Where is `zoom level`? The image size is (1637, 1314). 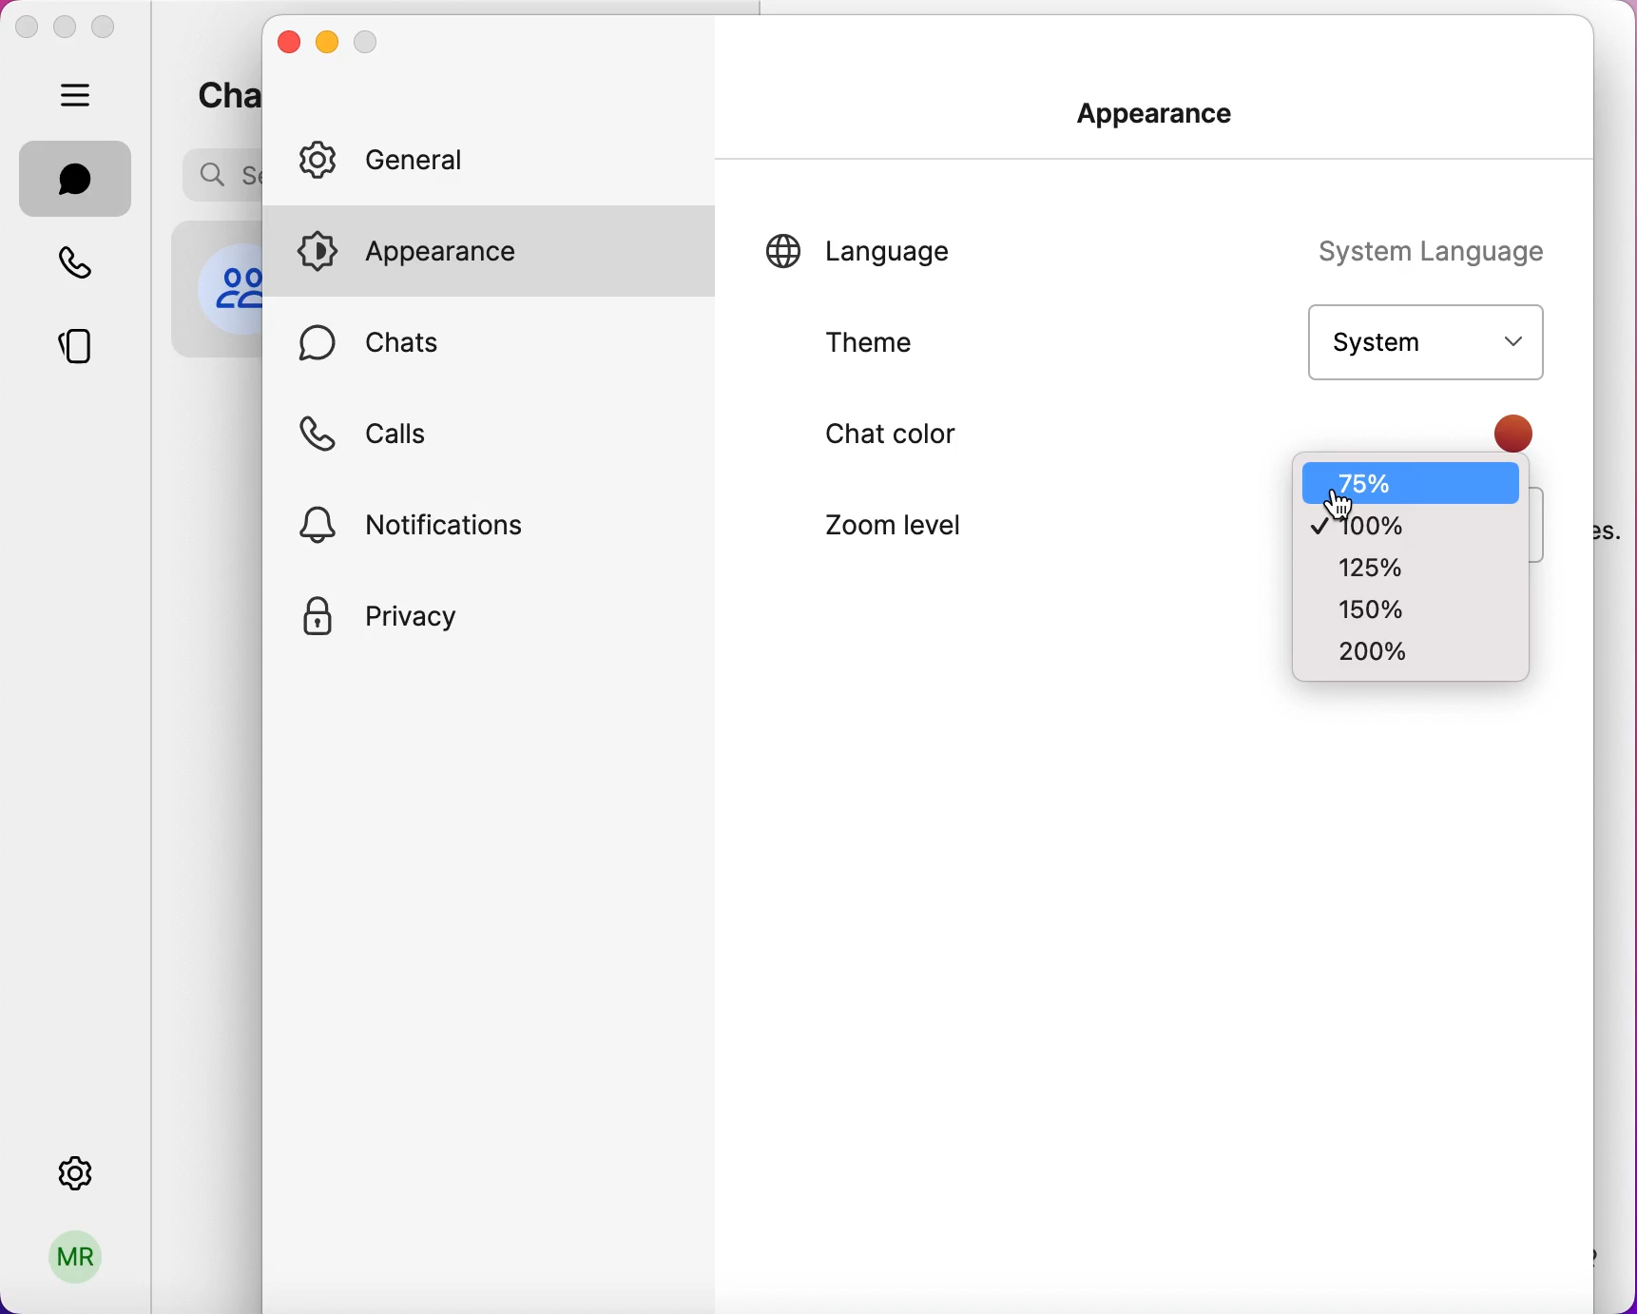 zoom level is located at coordinates (971, 526).